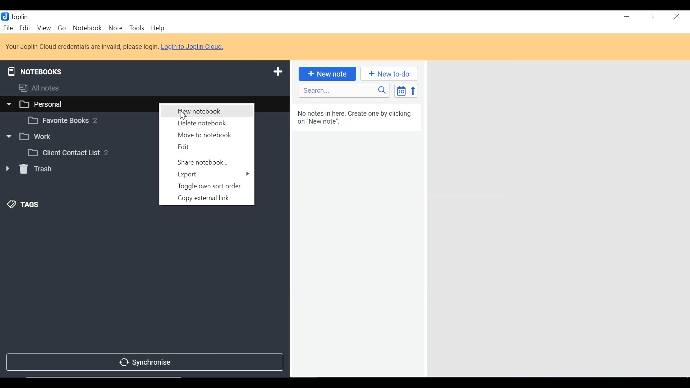  I want to click on Note, so click(115, 28).